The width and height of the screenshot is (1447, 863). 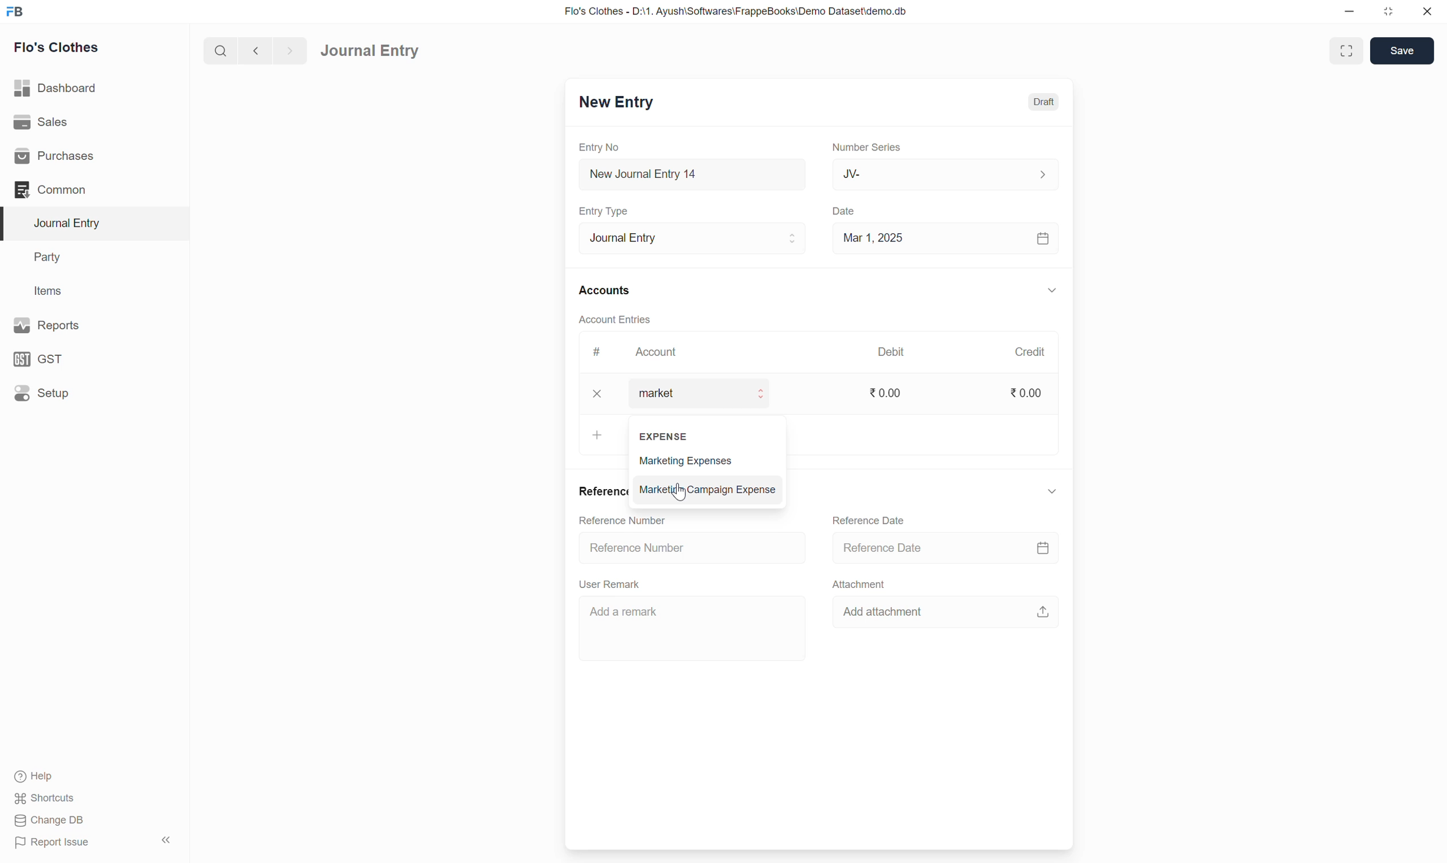 What do you see at coordinates (606, 288) in the screenshot?
I see `Accounts` at bounding box center [606, 288].